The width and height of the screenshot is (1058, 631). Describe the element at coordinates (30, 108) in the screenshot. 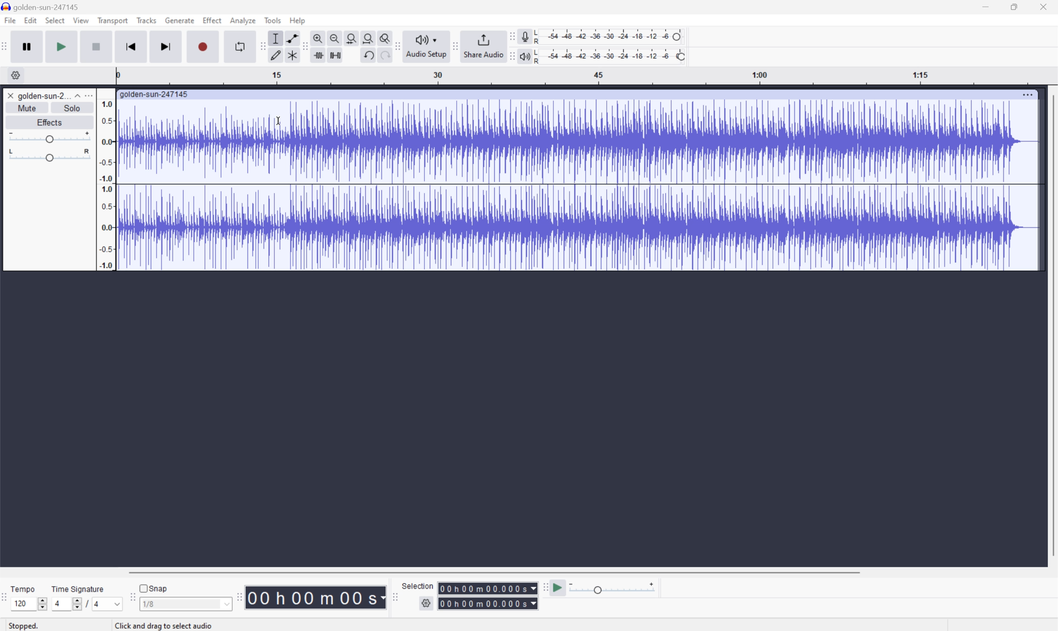

I see `Mute` at that location.